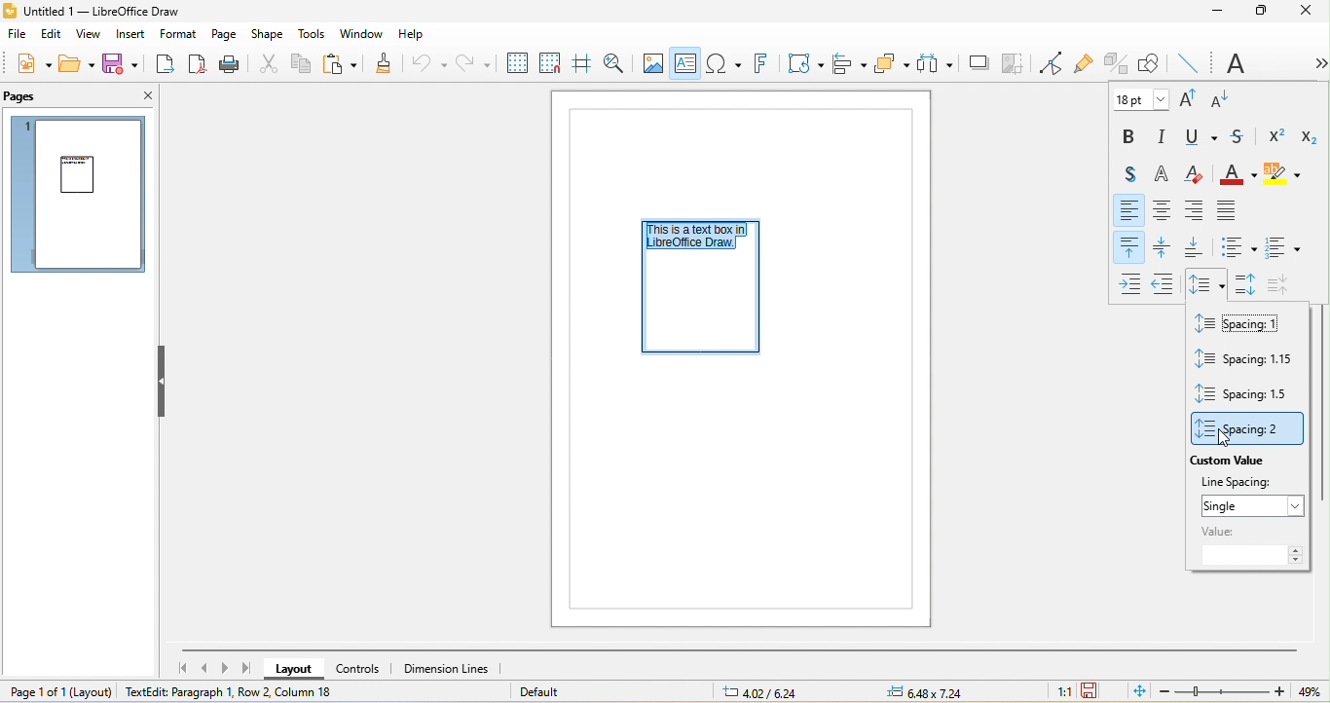 The width and height of the screenshot is (1330, 703). What do you see at coordinates (1095, 692) in the screenshot?
I see `the document has not been modified since the last save` at bounding box center [1095, 692].